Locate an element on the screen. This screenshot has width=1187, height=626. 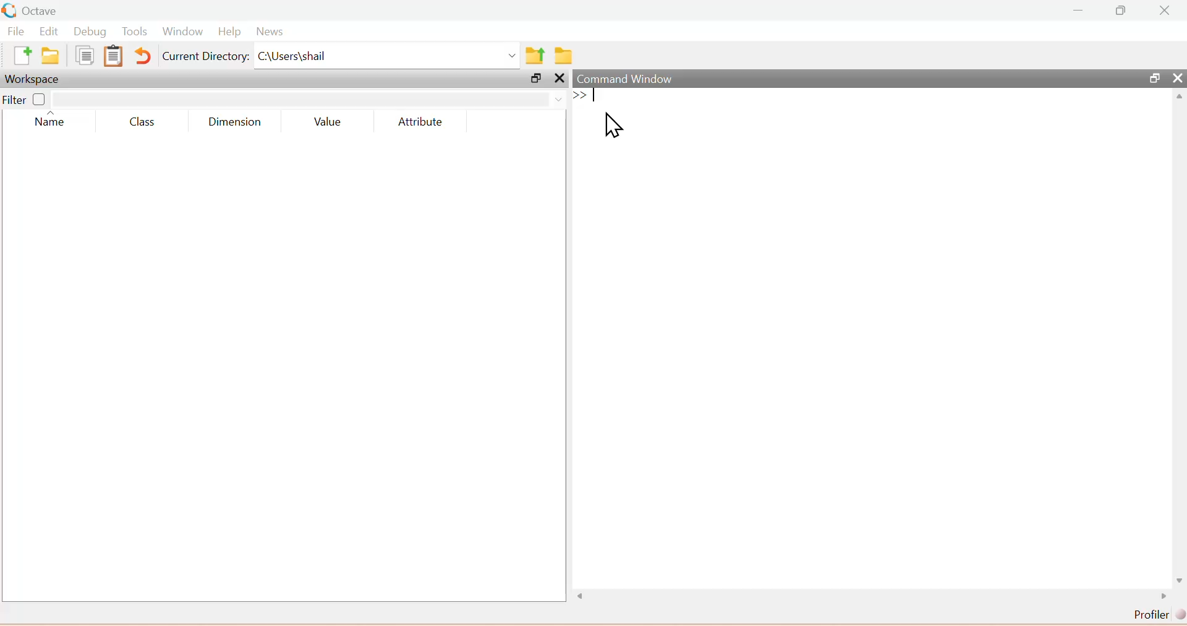
drop down is located at coordinates (556, 98).